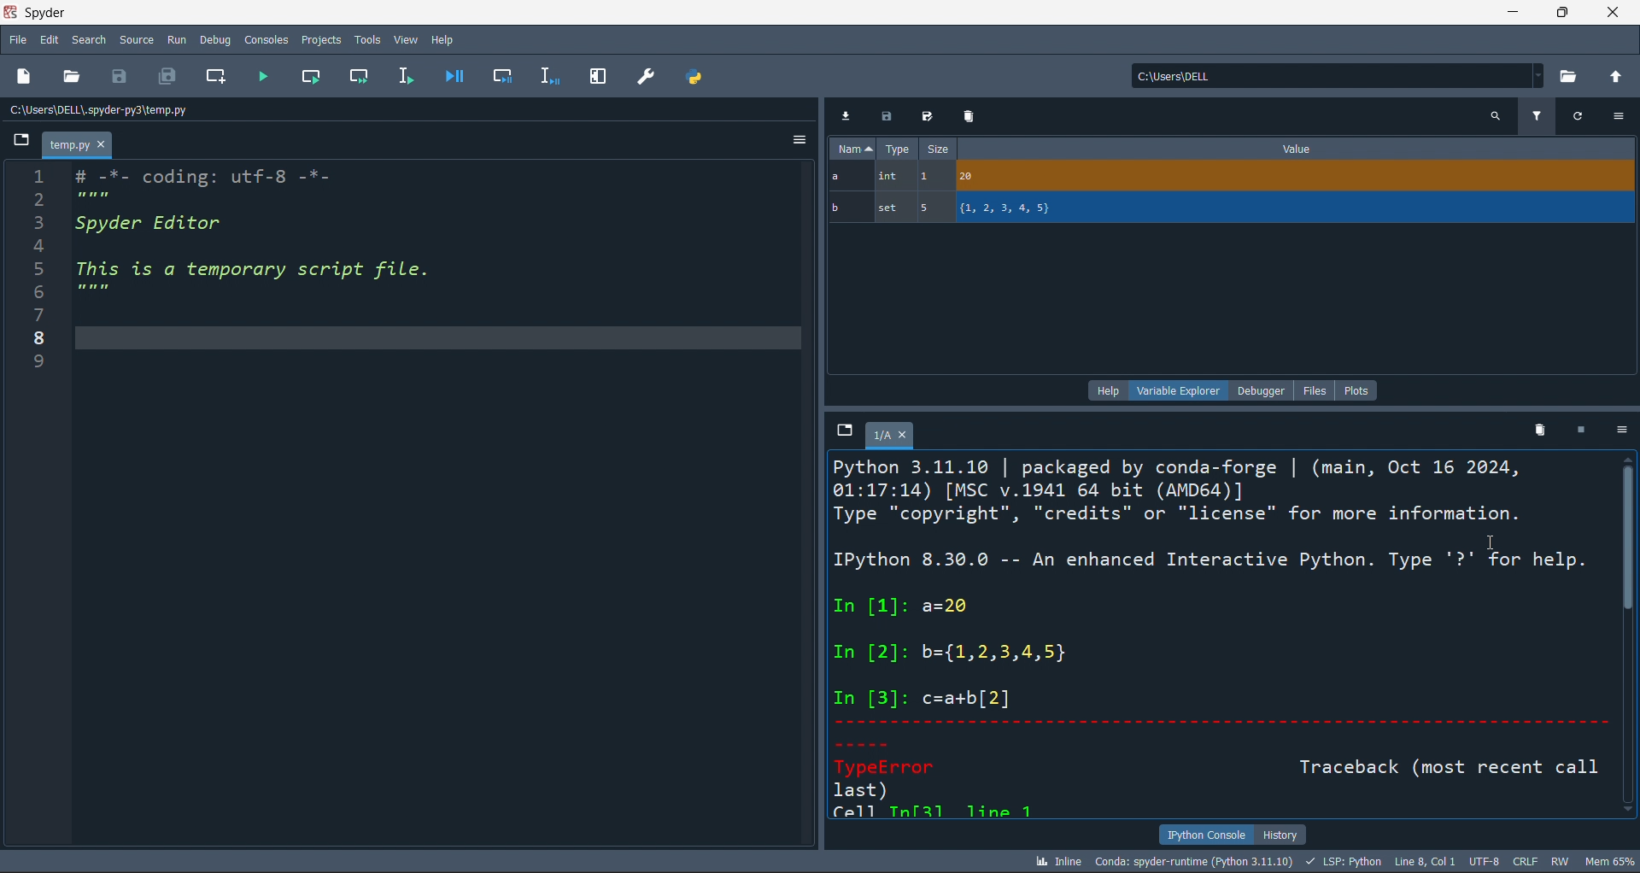  What do you see at coordinates (444, 37) in the screenshot?
I see `help` at bounding box center [444, 37].